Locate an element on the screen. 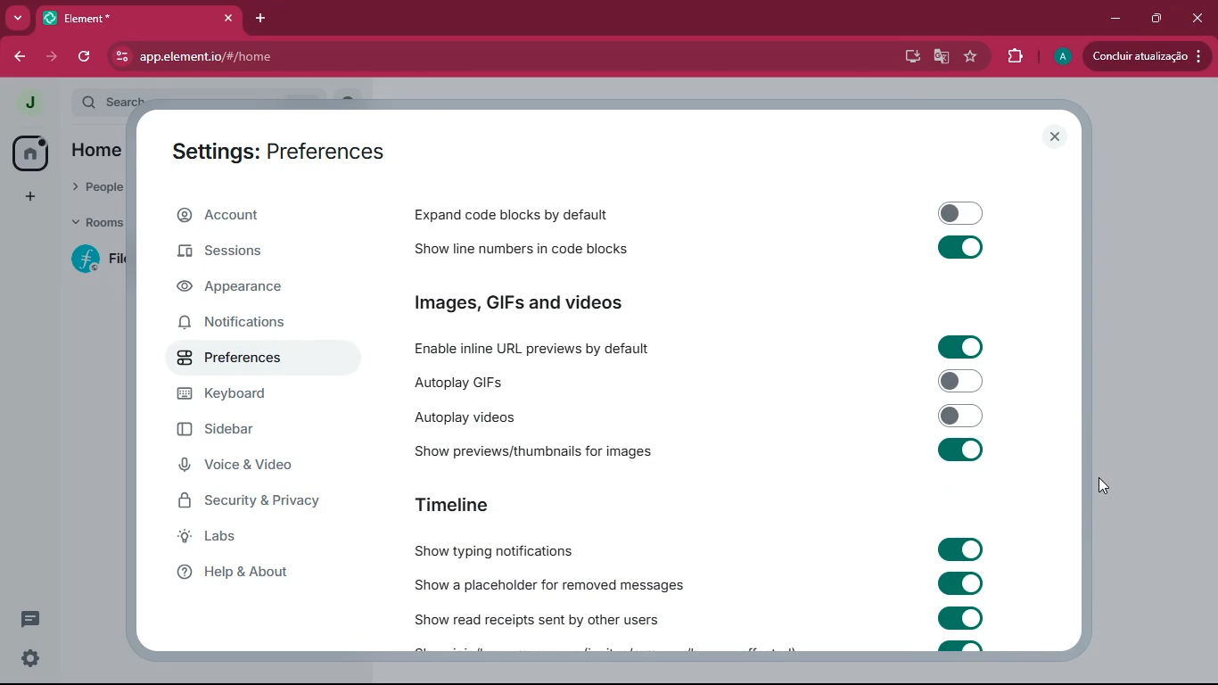 The width and height of the screenshot is (1218, 685). labs is located at coordinates (241, 538).